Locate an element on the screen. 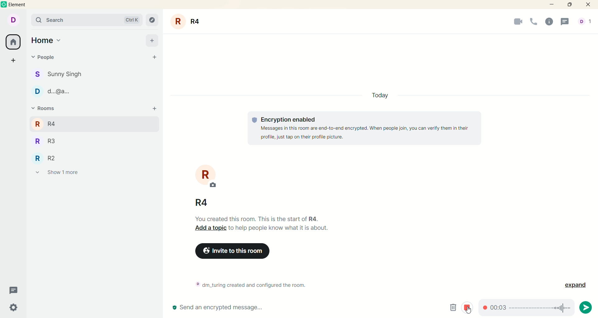 This screenshot has height=318, width=598. people is located at coordinates (64, 75).